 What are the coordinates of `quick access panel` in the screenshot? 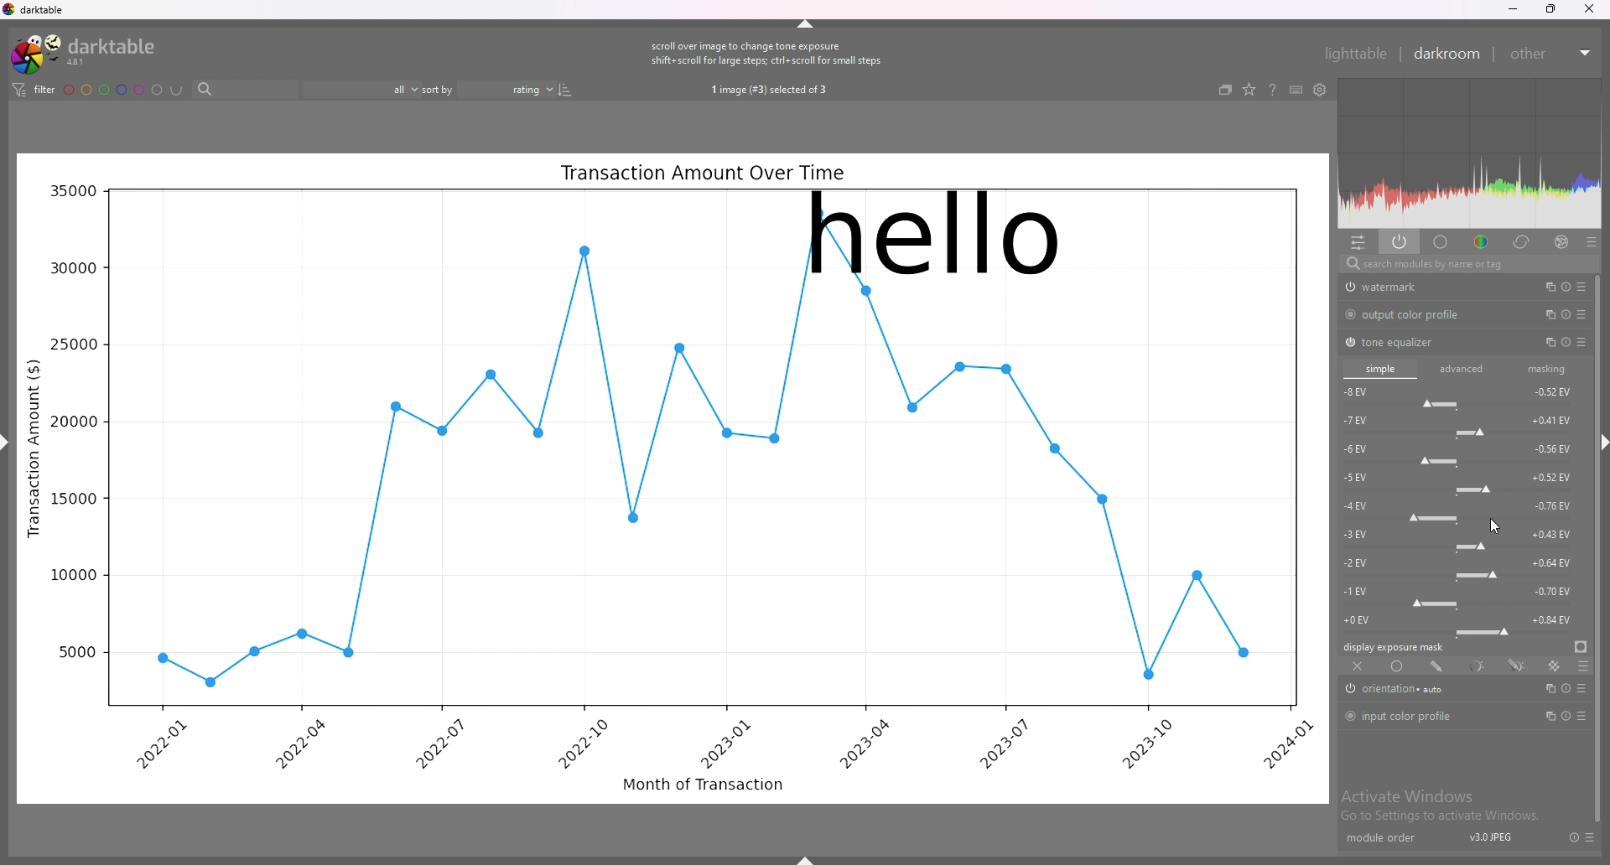 It's located at (1358, 243).